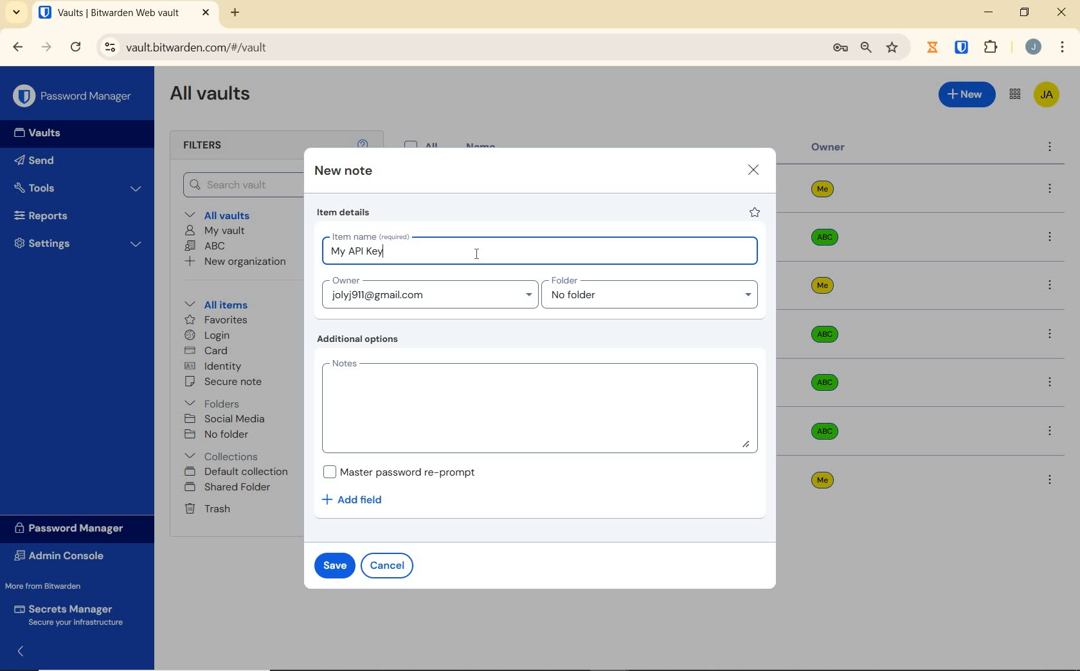 The height and width of the screenshot is (671, 1080). Describe the element at coordinates (74, 95) in the screenshot. I see `Password Manager` at that location.